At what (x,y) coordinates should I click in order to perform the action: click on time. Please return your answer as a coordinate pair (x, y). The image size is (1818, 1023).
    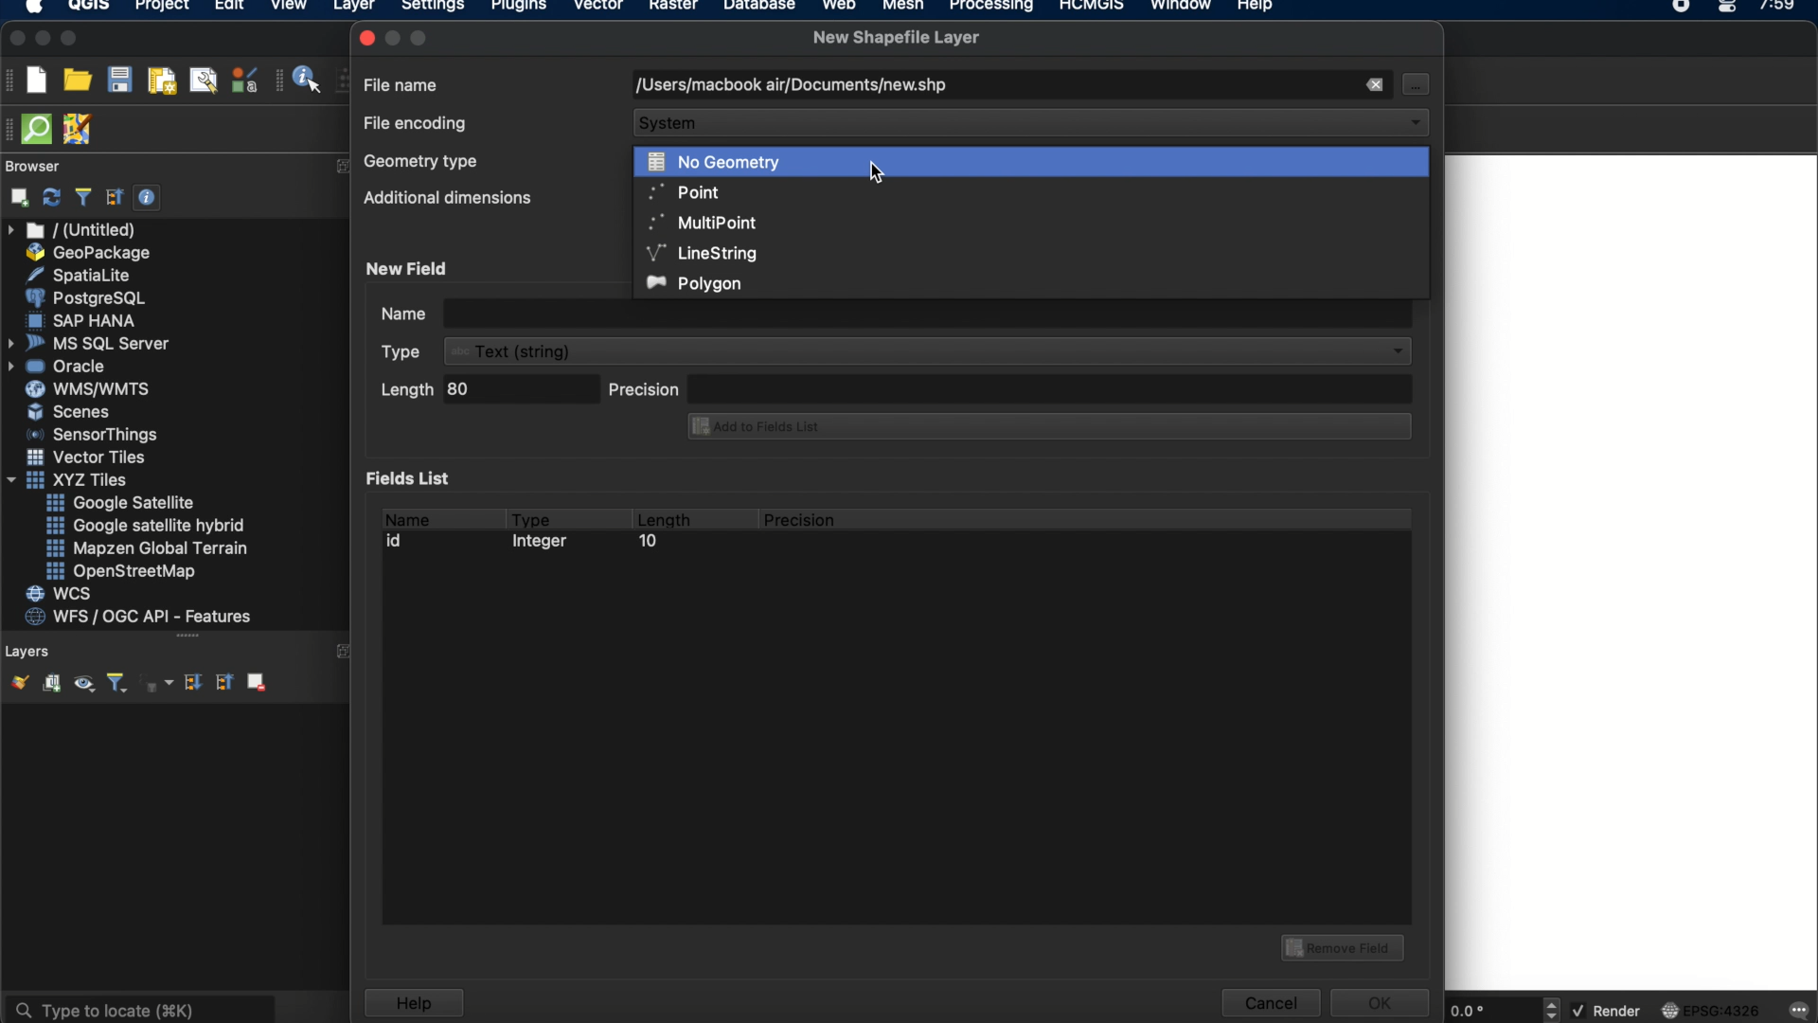
    Looking at the image, I should click on (1779, 11).